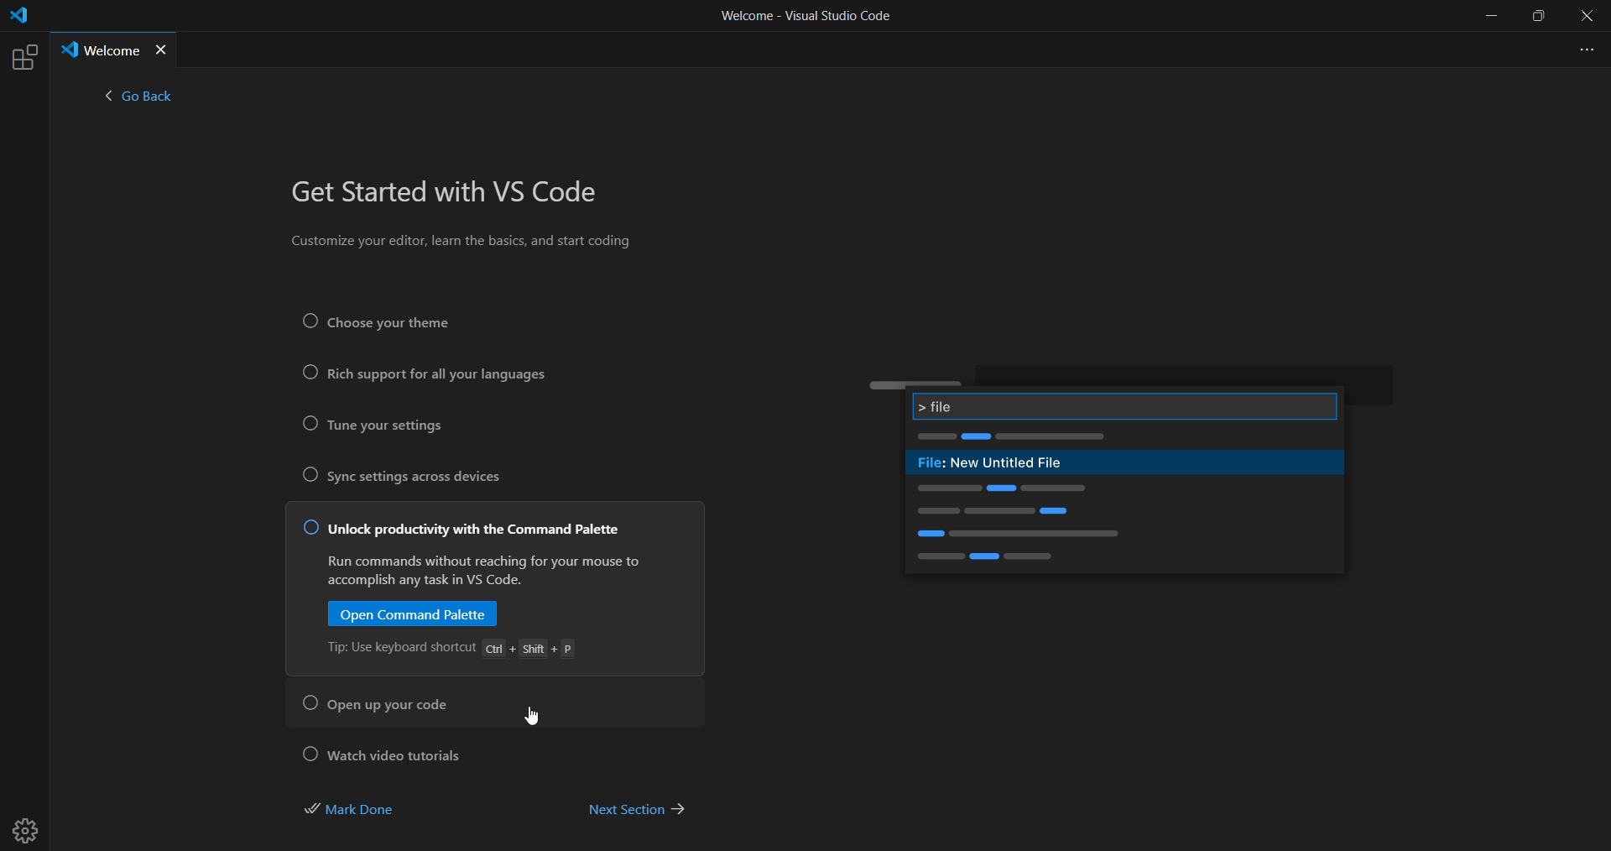  What do you see at coordinates (1123, 438) in the screenshot?
I see `sample` at bounding box center [1123, 438].